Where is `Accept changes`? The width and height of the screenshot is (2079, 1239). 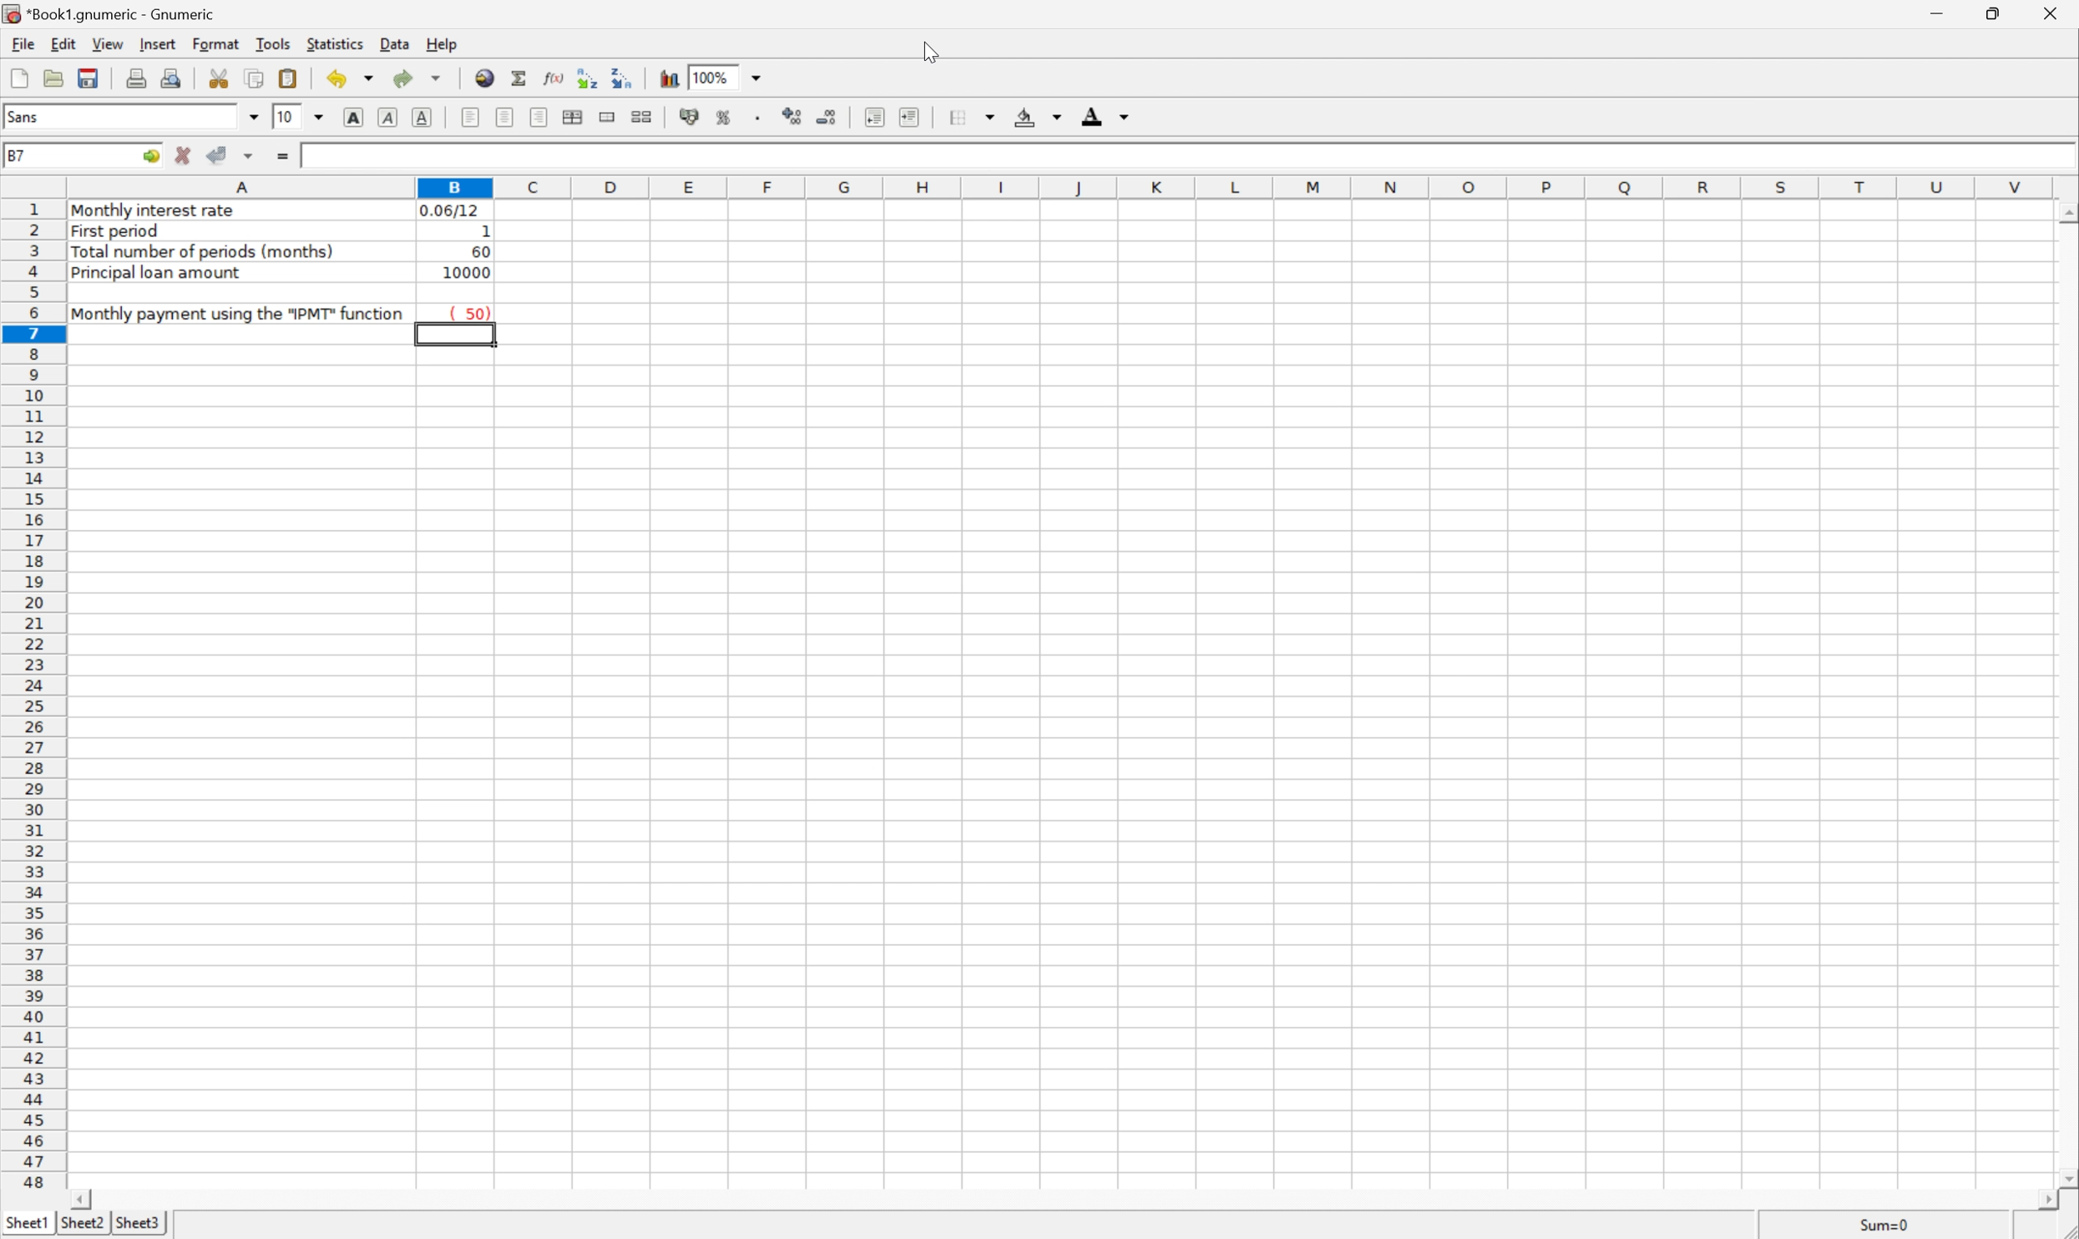 Accept changes is located at coordinates (220, 157).